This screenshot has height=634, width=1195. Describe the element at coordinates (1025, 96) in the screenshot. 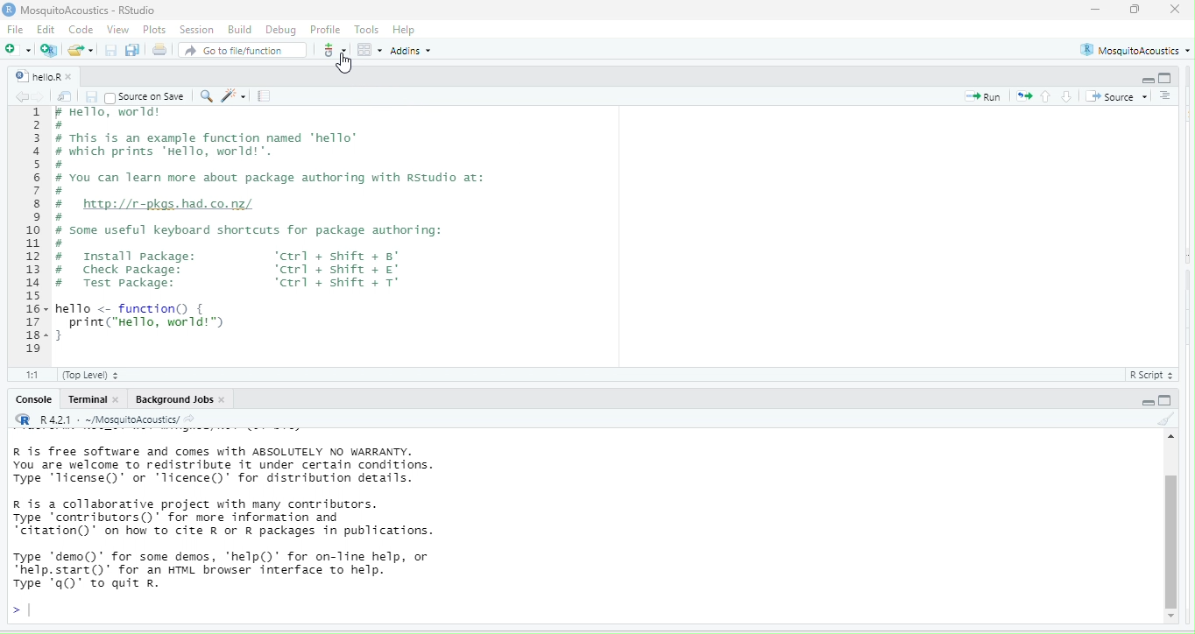

I see `re run the previous code` at that location.